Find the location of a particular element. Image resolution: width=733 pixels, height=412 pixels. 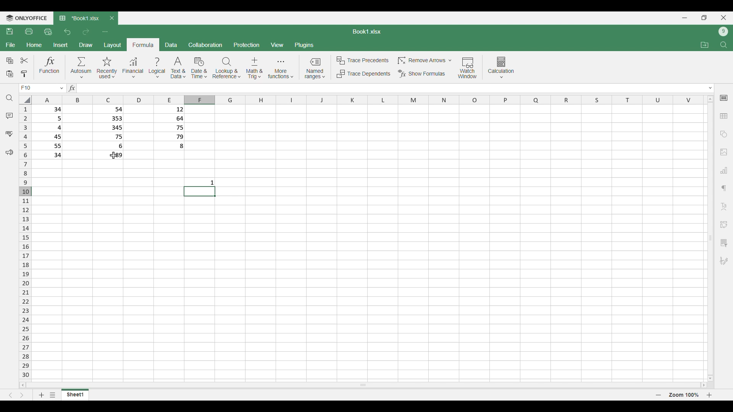

Cursor position unchanged is located at coordinates (113, 155).